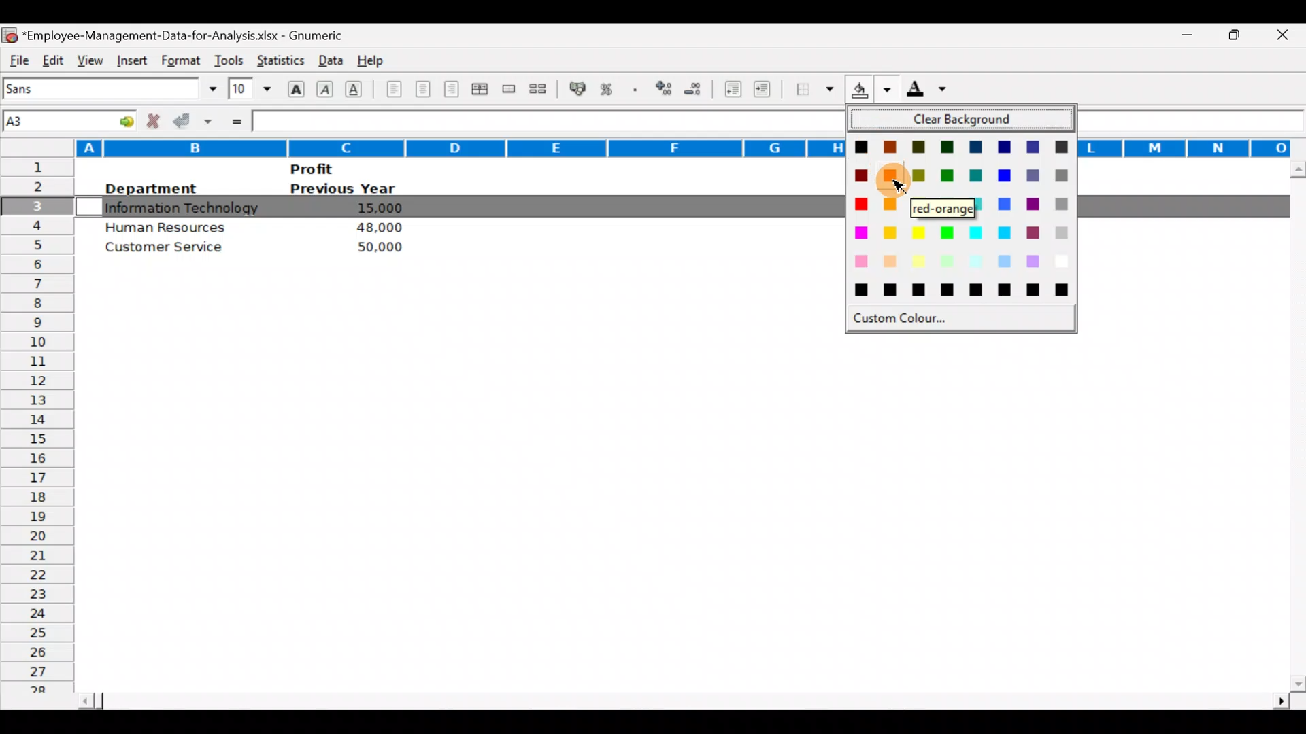 This screenshot has width=1306, height=734. Describe the element at coordinates (358, 88) in the screenshot. I see `Underline` at that location.